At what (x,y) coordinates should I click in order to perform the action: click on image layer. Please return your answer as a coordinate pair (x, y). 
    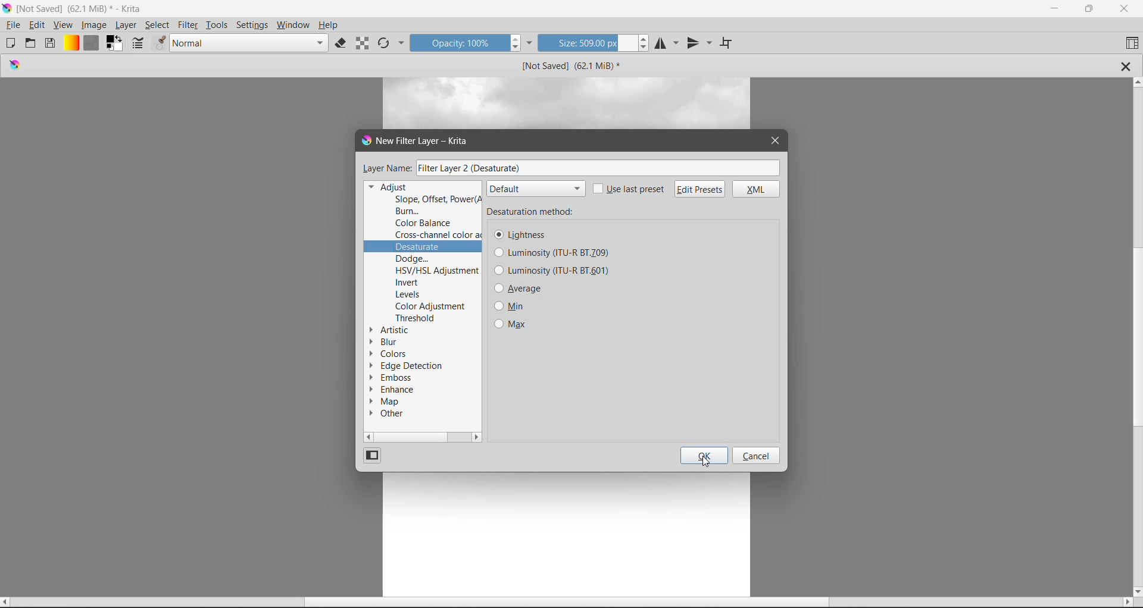
    Looking at the image, I should click on (566, 102).